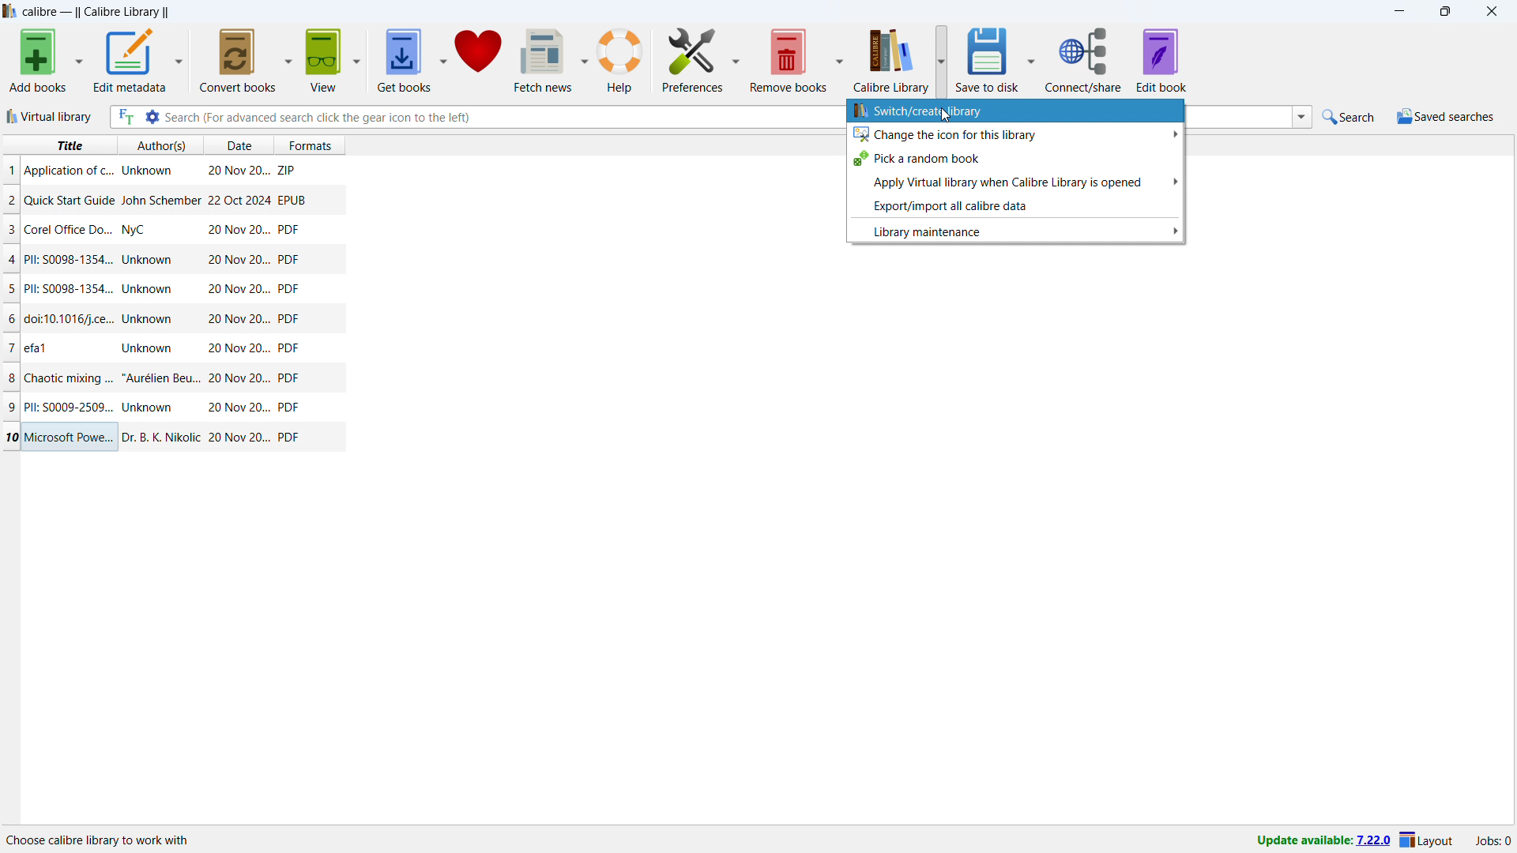 Image resolution: width=1517 pixels, height=853 pixels. Describe the element at coordinates (149, 261) in the screenshot. I see `Author` at that location.